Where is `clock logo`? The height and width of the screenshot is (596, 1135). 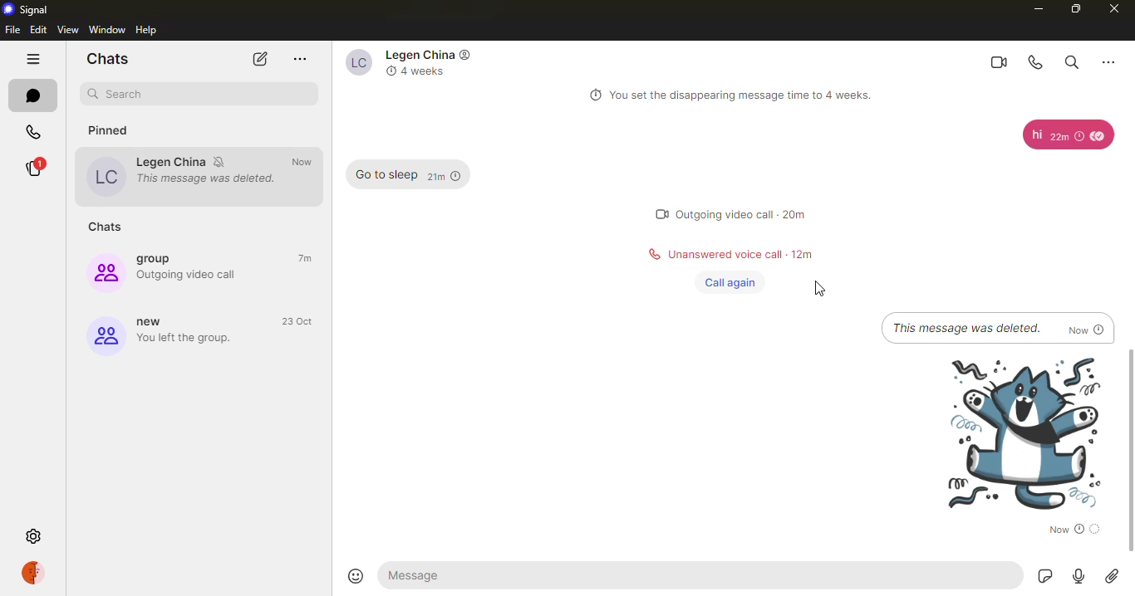
clock logo is located at coordinates (1083, 137).